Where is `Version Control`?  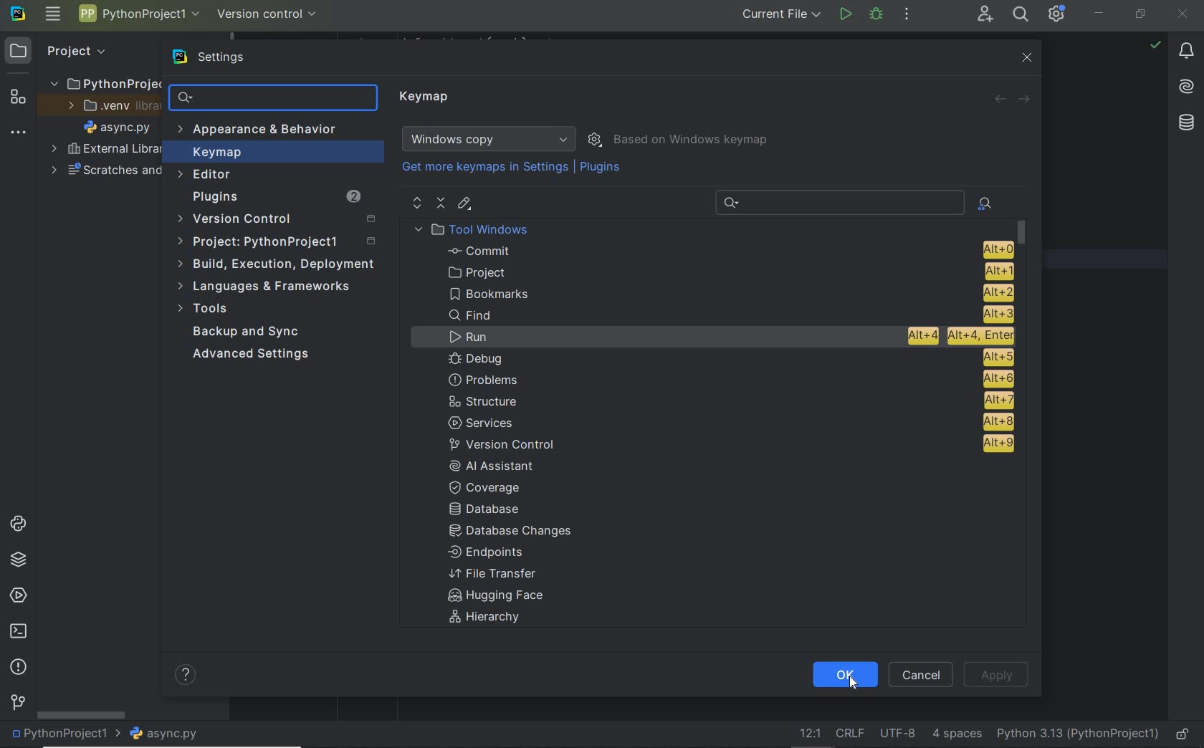 Version Control is located at coordinates (276, 220).